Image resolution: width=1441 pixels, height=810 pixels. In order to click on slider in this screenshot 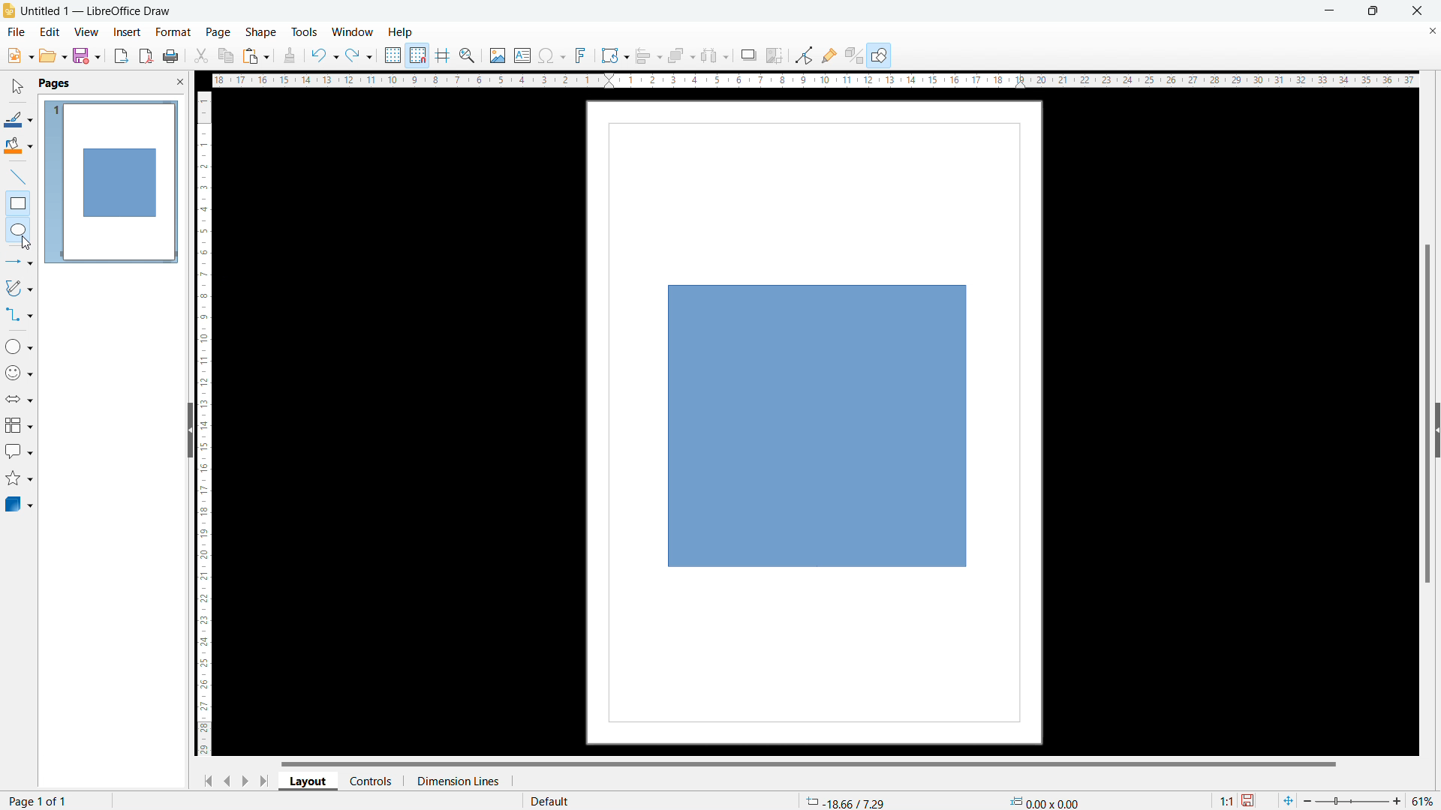, I will do `click(1351, 801)`.